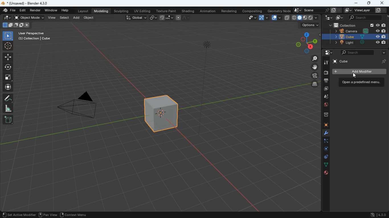  Describe the element at coordinates (207, 62) in the screenshot. I see `light` at that location.